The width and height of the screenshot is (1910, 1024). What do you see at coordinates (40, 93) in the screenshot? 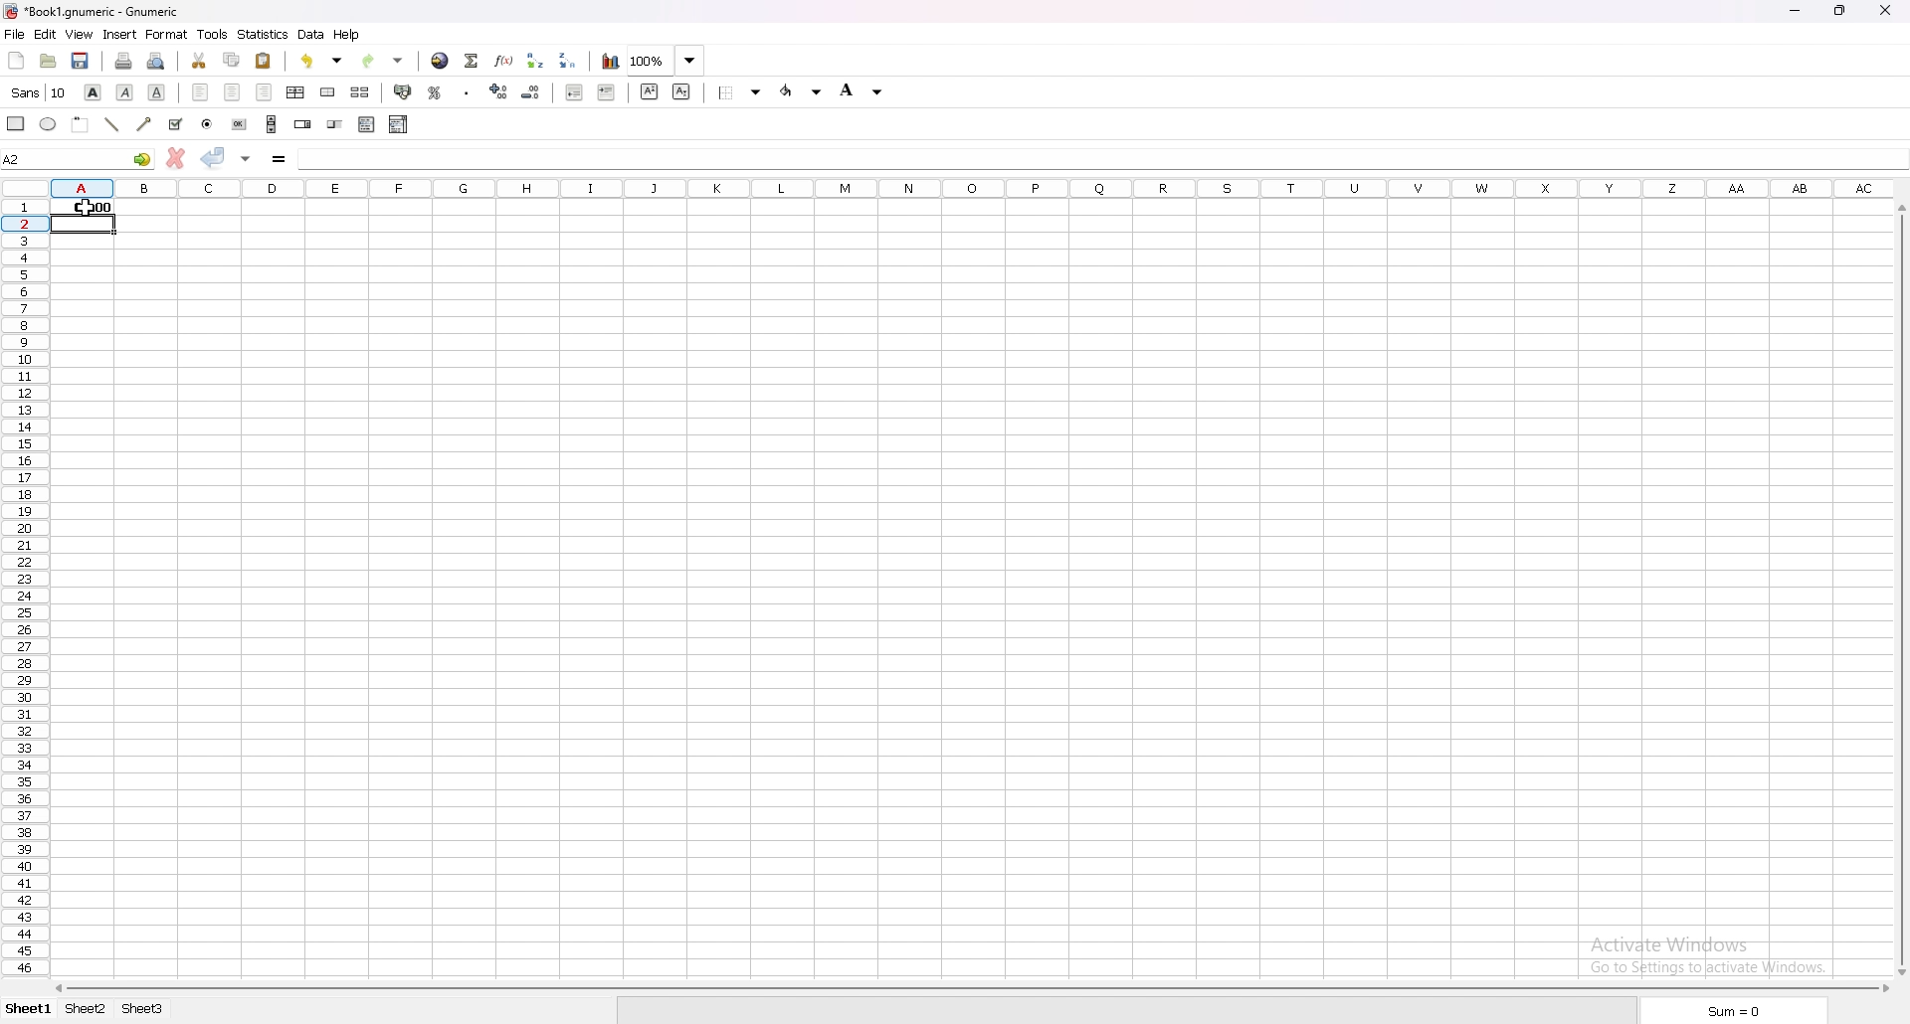
I see `font` at bounding box center [40, 93].